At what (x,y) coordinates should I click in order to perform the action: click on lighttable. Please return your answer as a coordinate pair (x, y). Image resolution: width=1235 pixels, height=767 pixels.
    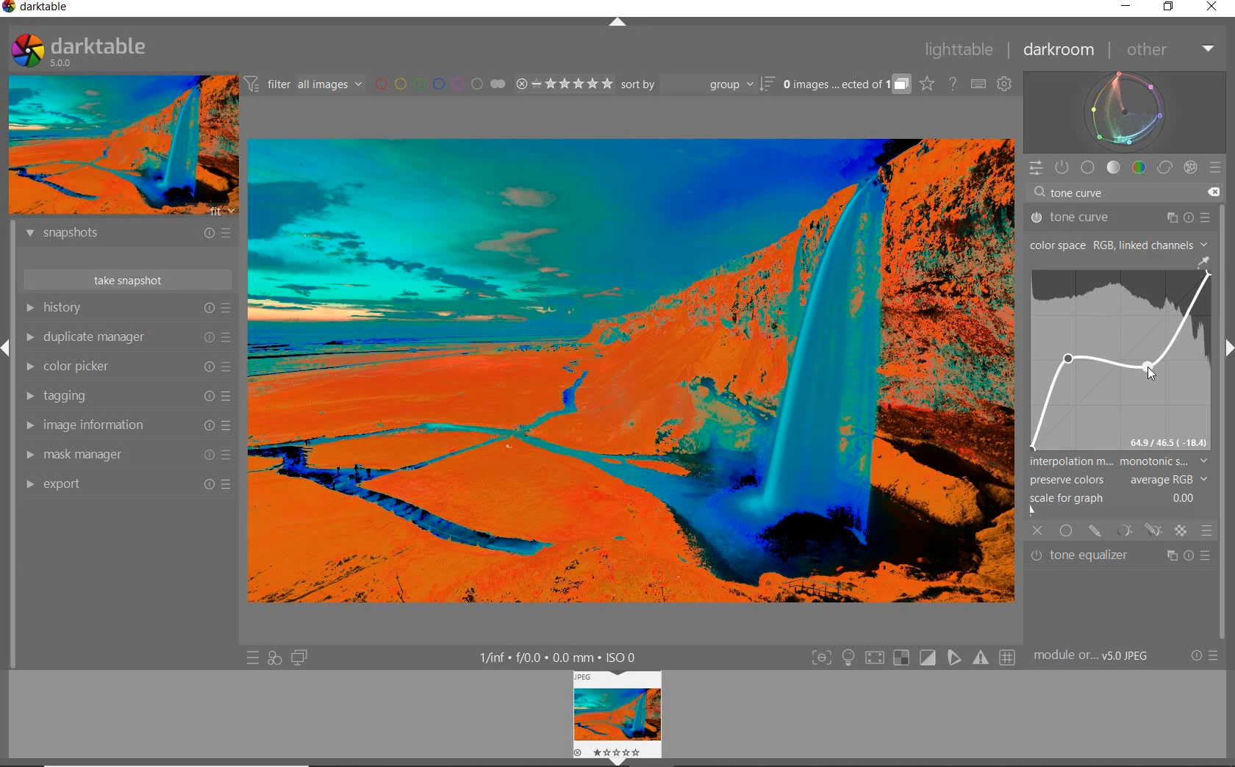
    Looking at the image, I should click on (963, 50).